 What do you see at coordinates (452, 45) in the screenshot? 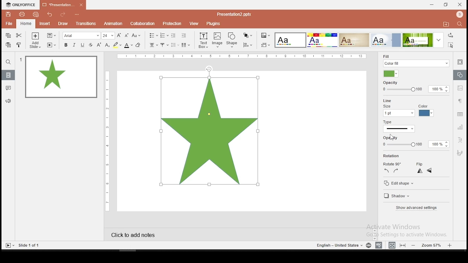
I see `select all` at bounding box center [452, 45].